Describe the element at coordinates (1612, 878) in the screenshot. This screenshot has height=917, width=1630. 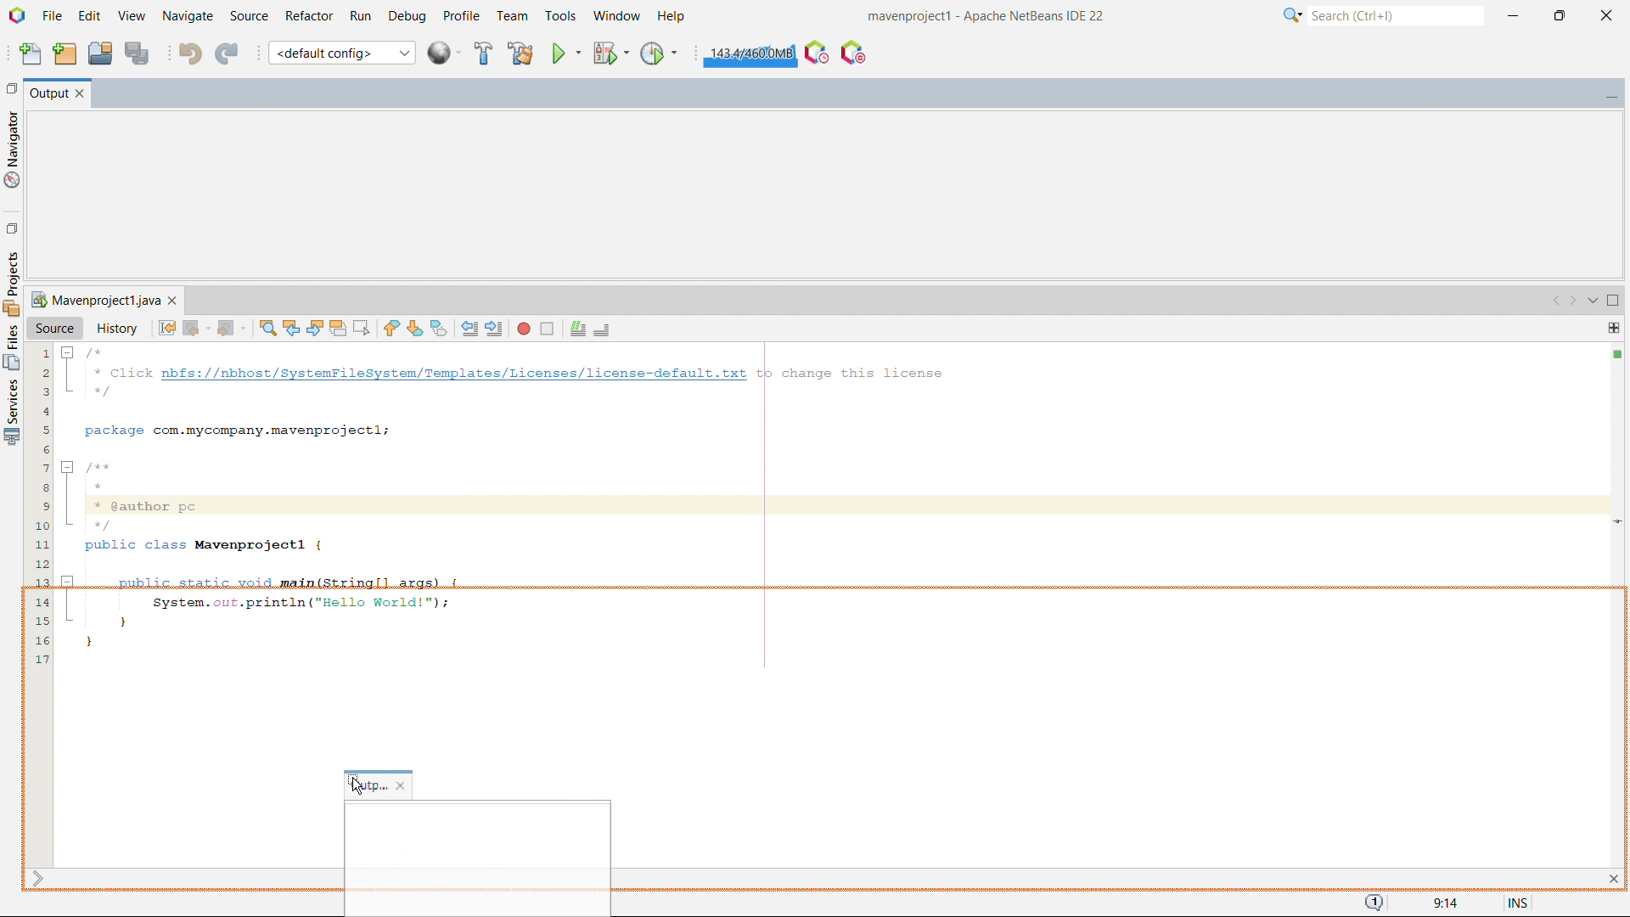
I see `close` at that location.